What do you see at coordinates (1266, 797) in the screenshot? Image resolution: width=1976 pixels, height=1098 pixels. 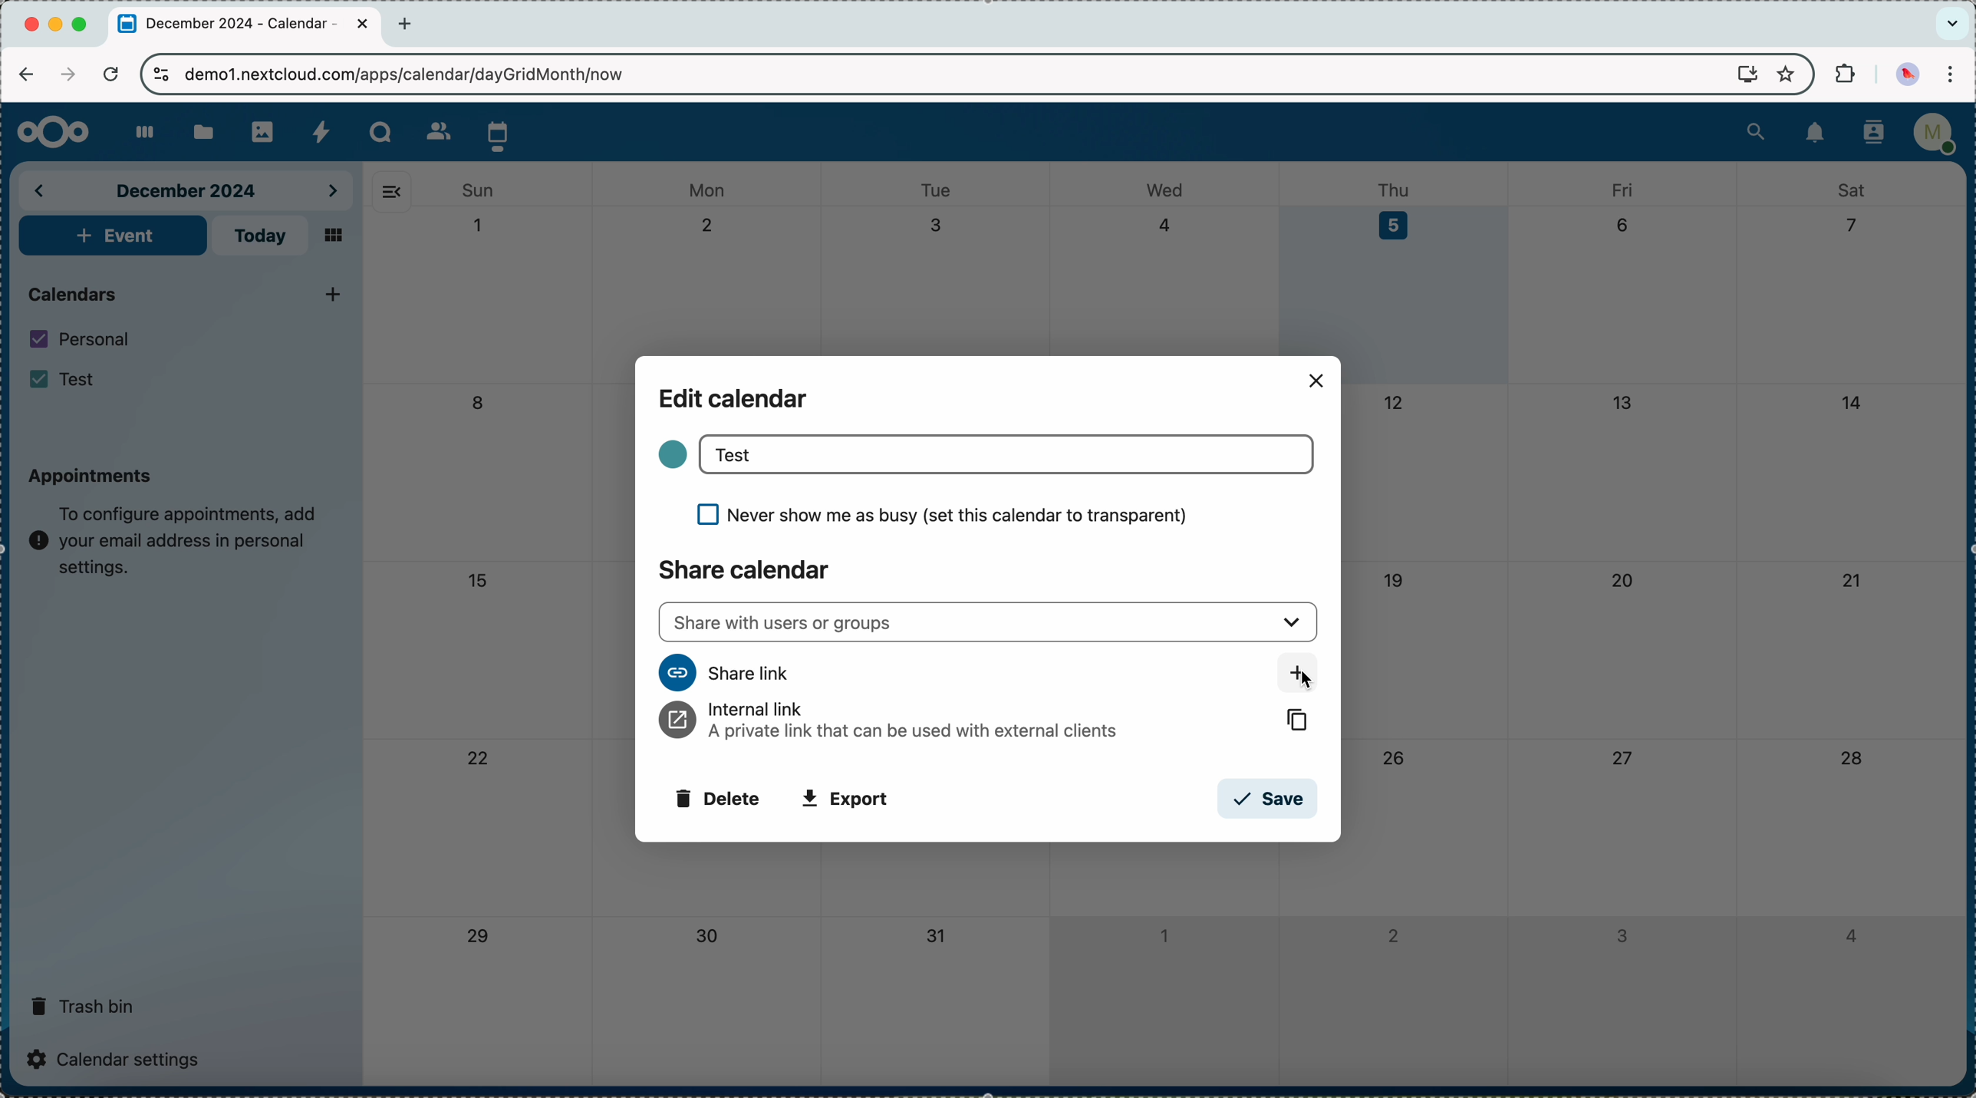 I see `save button` at bounding box center [1266, 797].